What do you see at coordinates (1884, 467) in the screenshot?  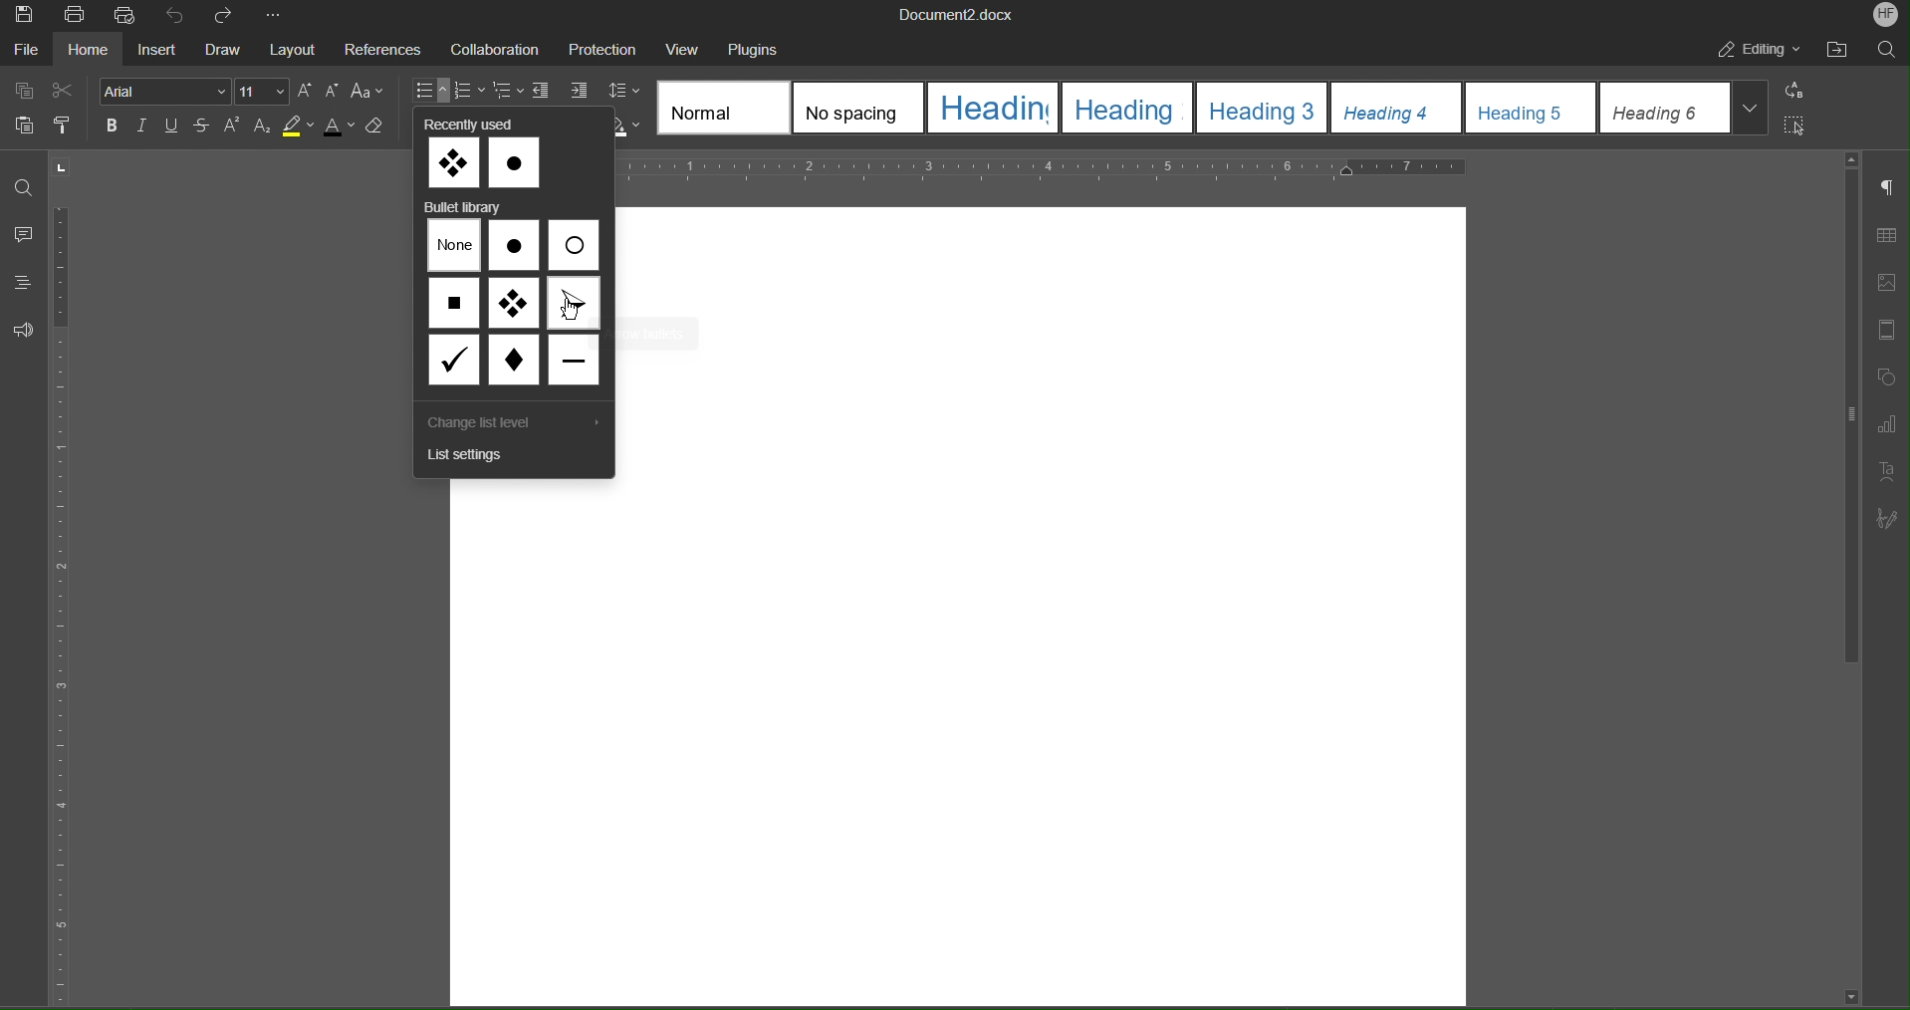 I see `Text Art` at bounding box center [1884, 467].